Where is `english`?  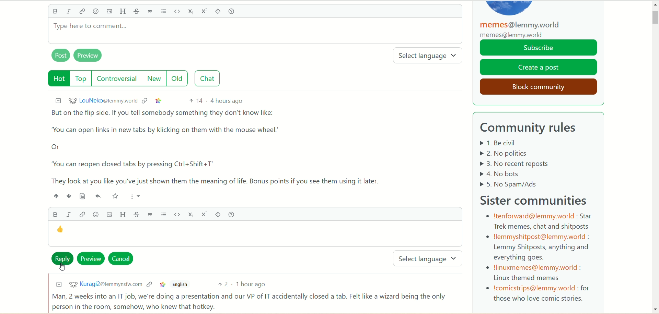 english is located at coordinates (181, 285).